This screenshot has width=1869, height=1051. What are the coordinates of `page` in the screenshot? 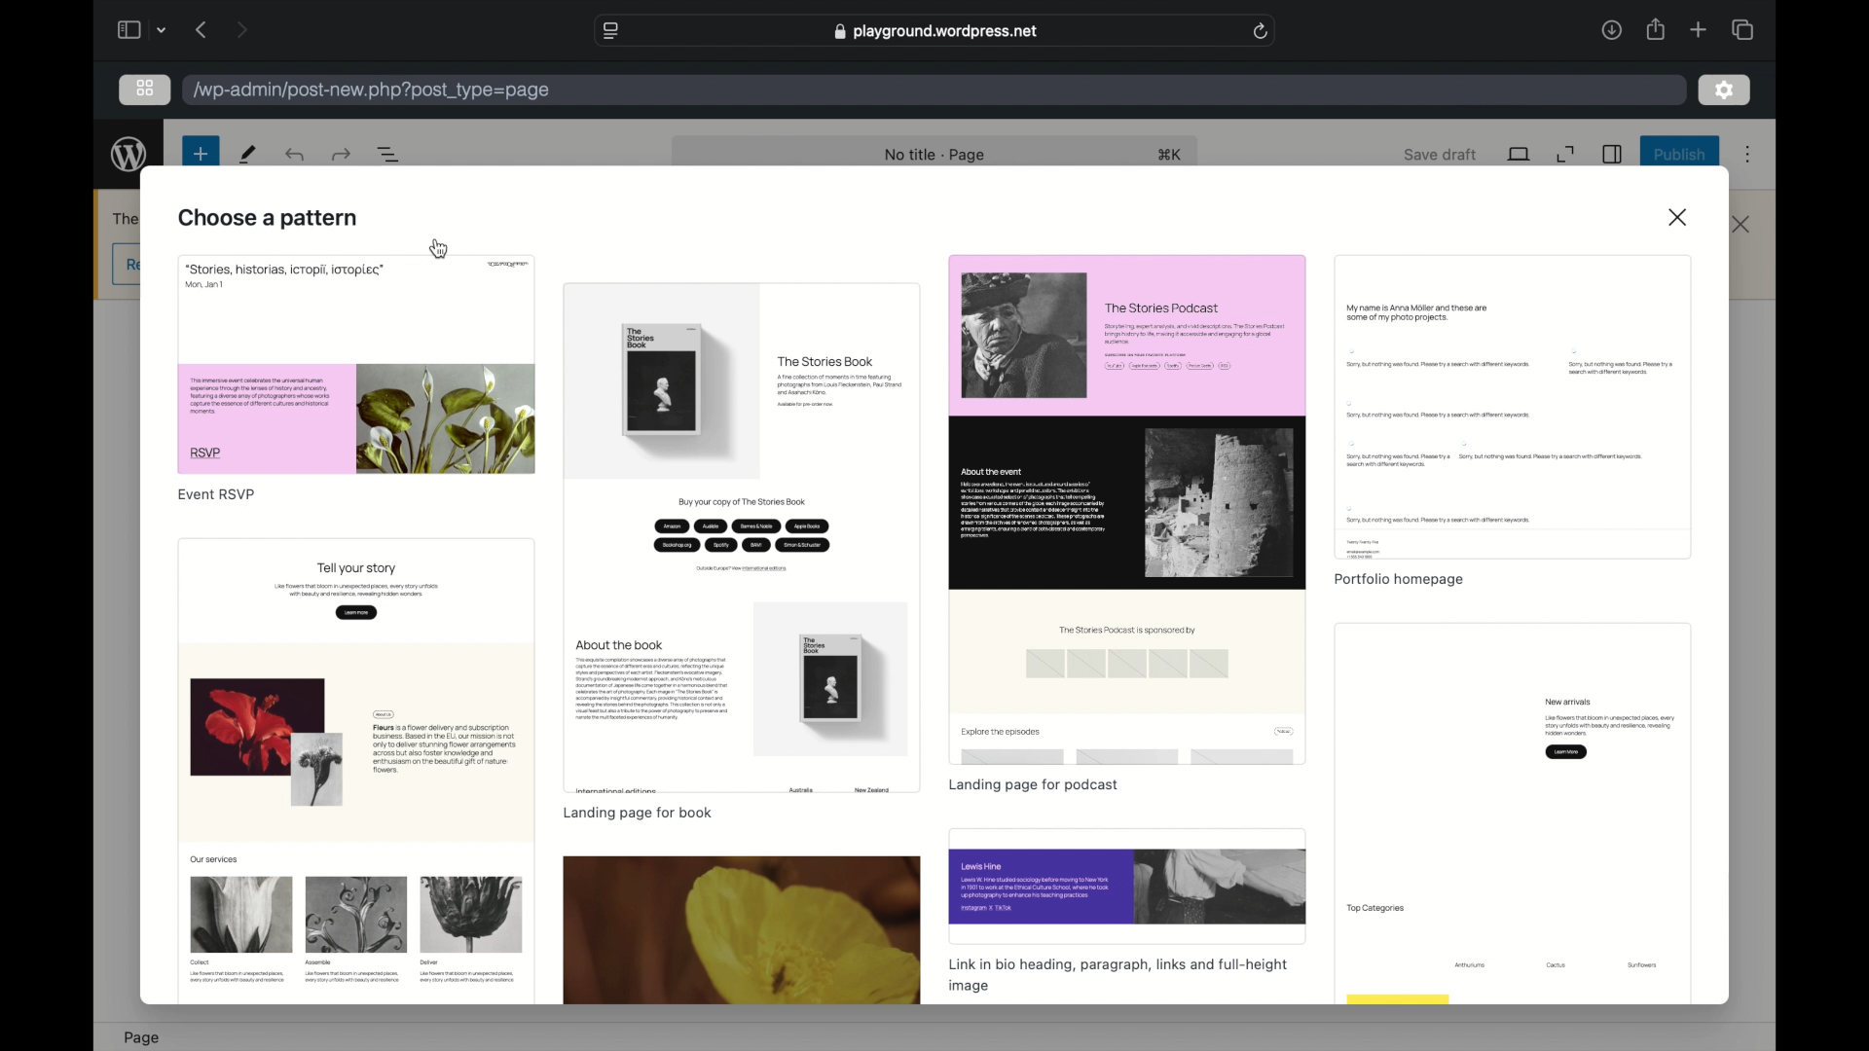 It's located at (142, 1036).